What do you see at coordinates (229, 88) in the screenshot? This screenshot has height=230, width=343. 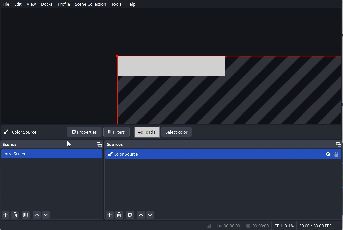 I see `File ` at bounding box center [229, 88].